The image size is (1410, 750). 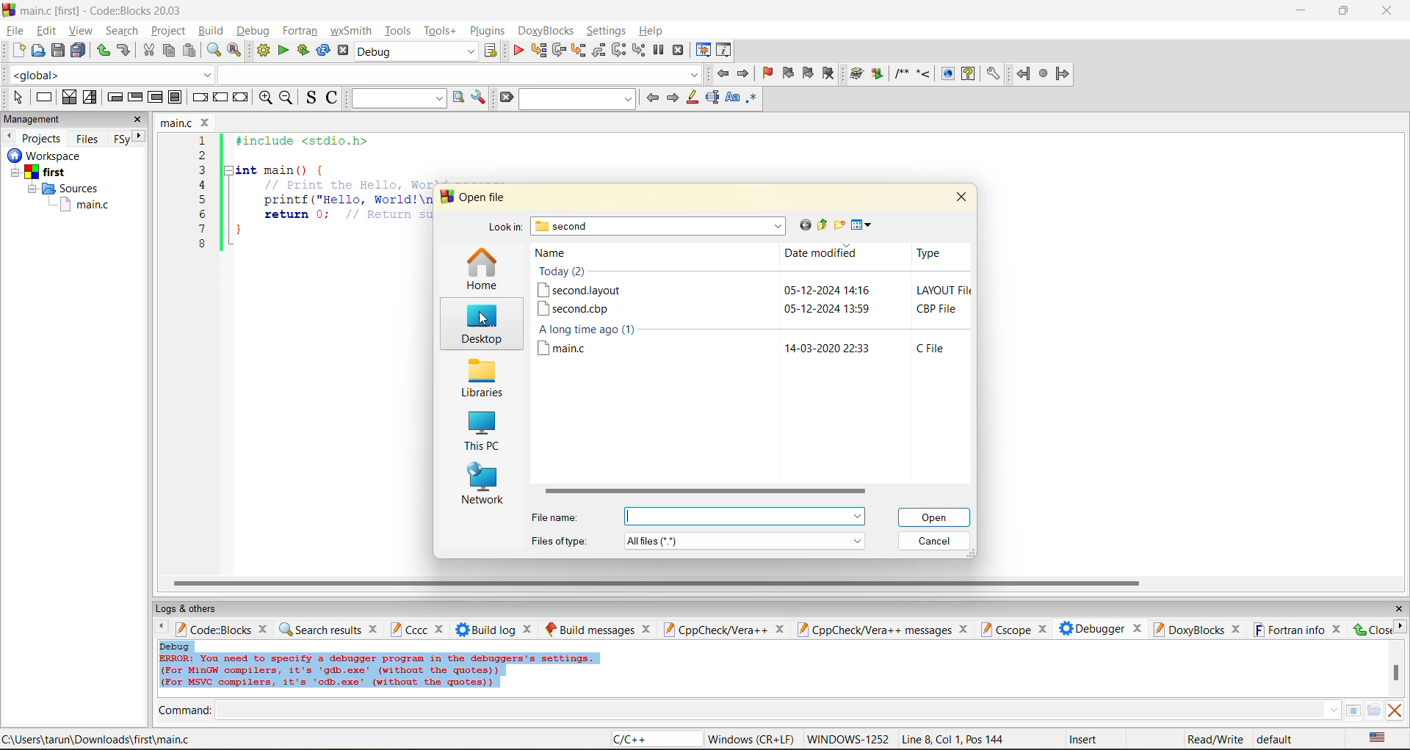 I want to click on Run, so click(x=878, y=73).